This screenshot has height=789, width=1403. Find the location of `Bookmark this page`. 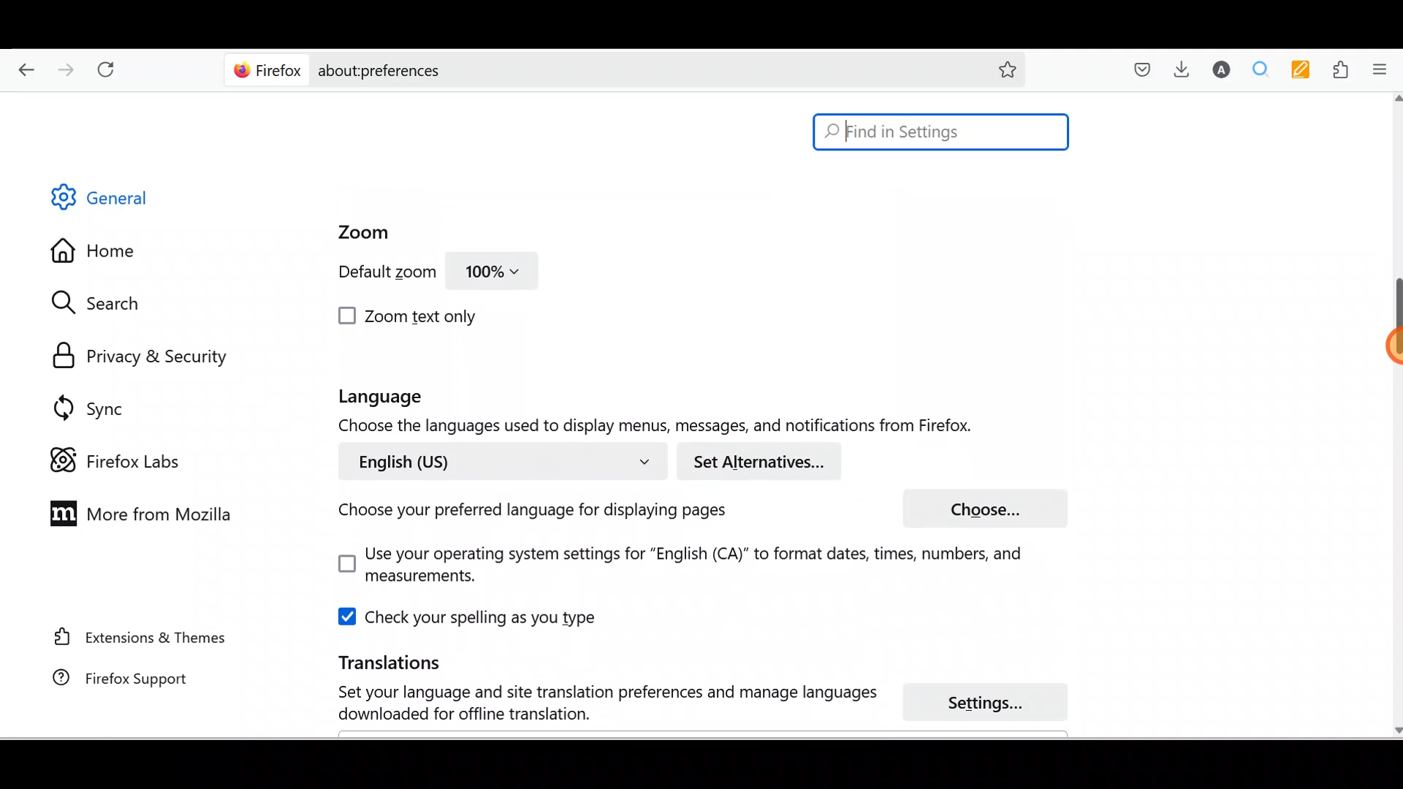

Bookmark this page is located at coordinates (996, 69).